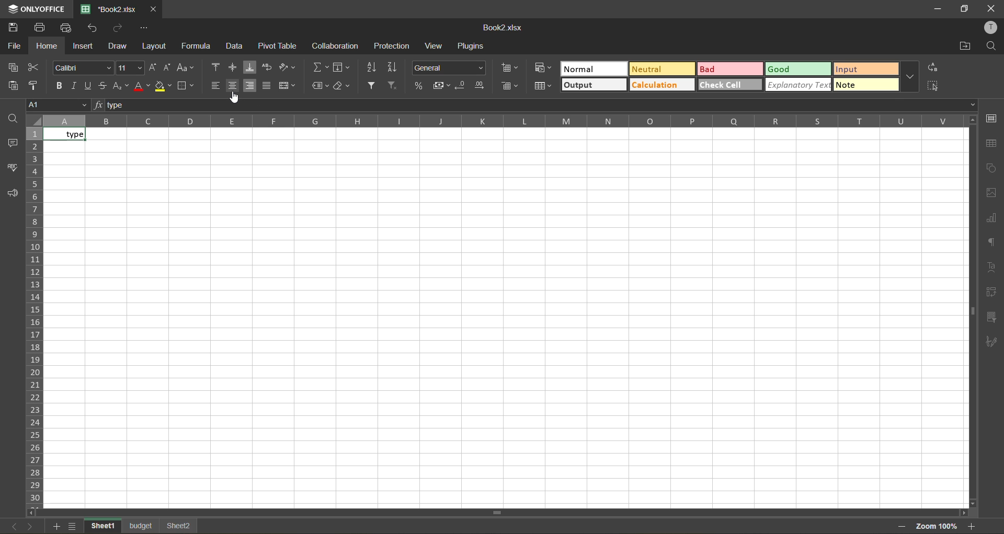 The image size is (1004, 534). Describe the element at coordinates (482, 87) in the screenshot. I see `increase decimal` at that location.